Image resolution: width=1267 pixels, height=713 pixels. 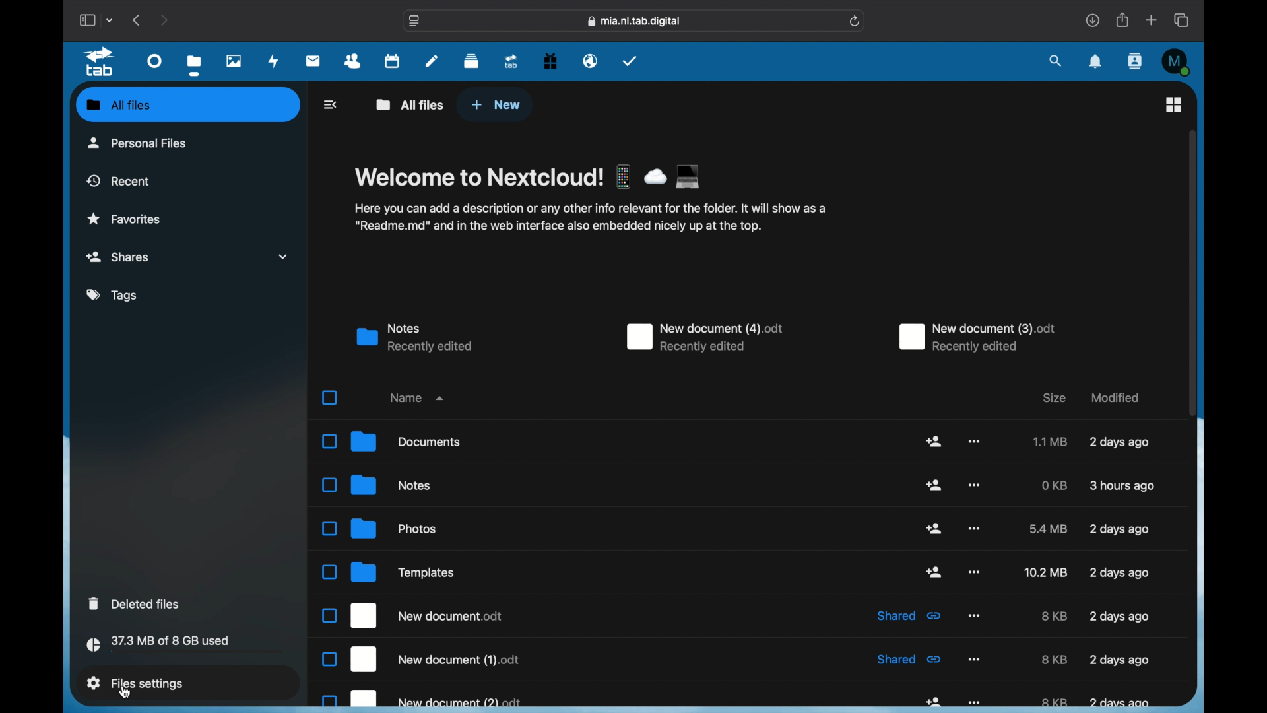 What do you see at coordinates (274, 61) in the screenshot?
I see `activity` at bounding box center [274, 61].